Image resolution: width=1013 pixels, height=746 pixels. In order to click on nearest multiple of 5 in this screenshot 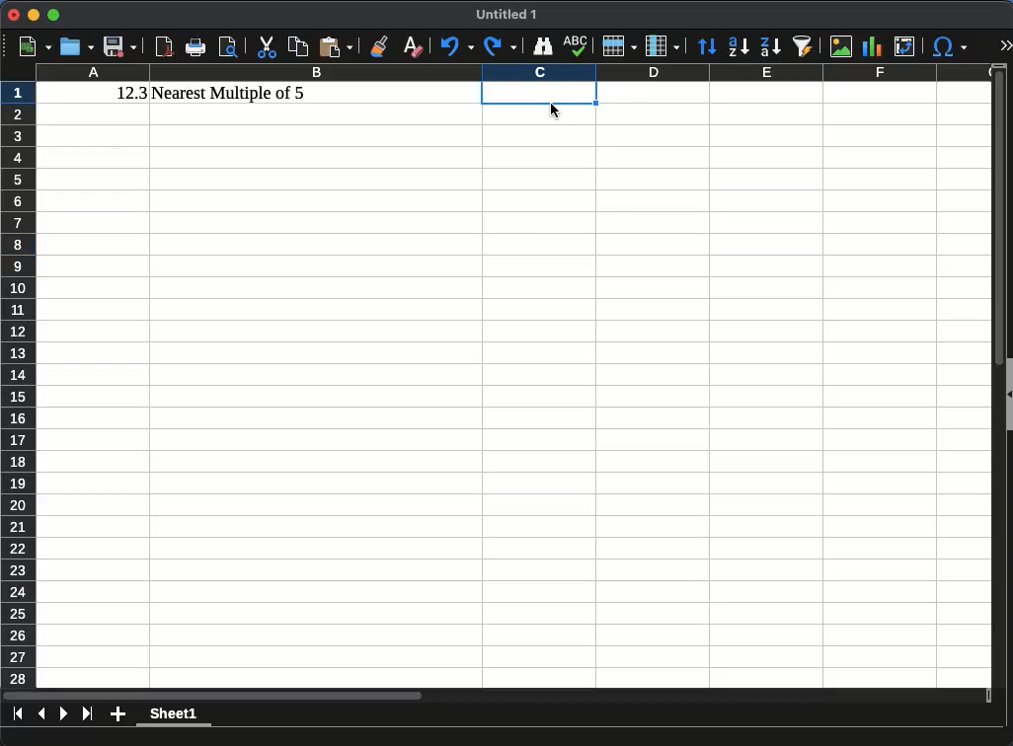, I will do `click(230, 94)`.